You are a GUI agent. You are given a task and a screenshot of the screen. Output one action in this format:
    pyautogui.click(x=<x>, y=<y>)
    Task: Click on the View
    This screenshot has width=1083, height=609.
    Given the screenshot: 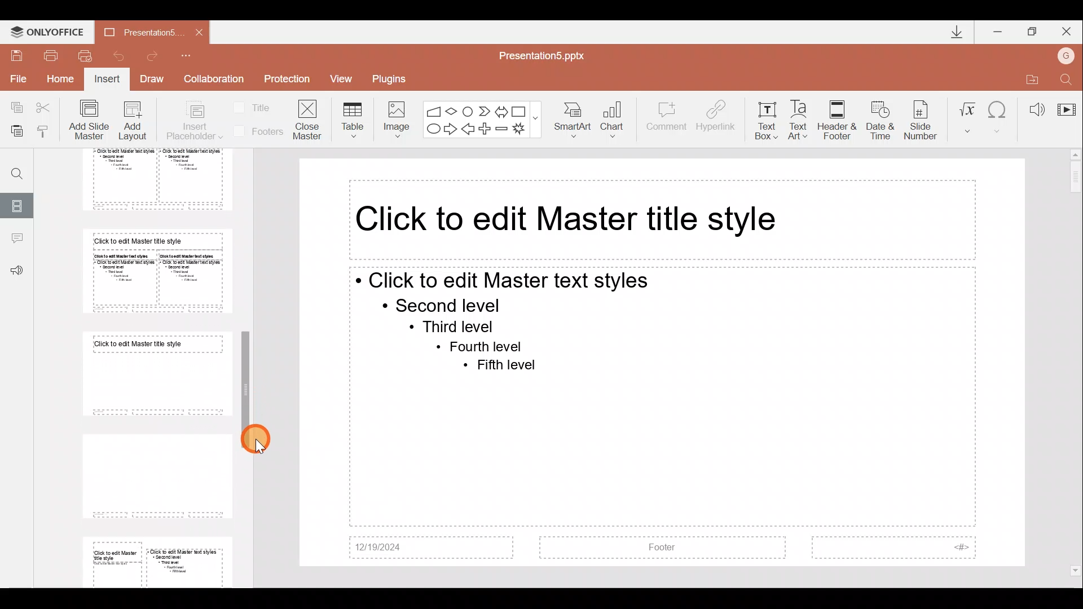 What is the action you would take?
    pyautogui.click(x=345, y=78)
    